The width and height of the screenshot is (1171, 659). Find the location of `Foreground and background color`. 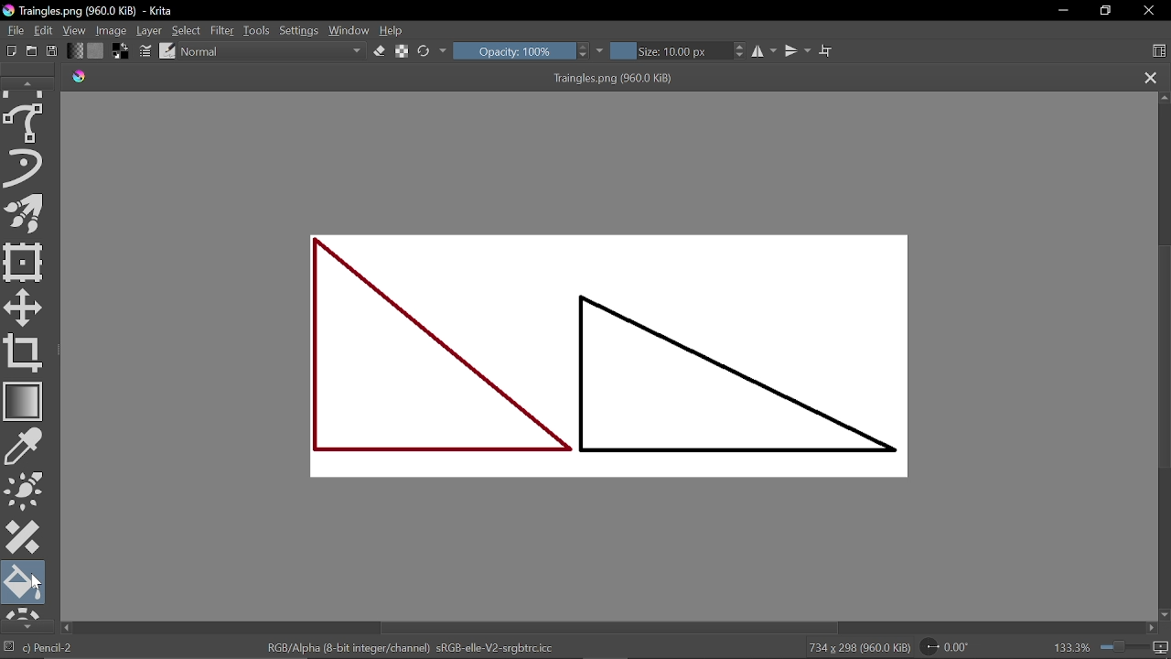

Foreground and background color is located at coordinates (122, 52).